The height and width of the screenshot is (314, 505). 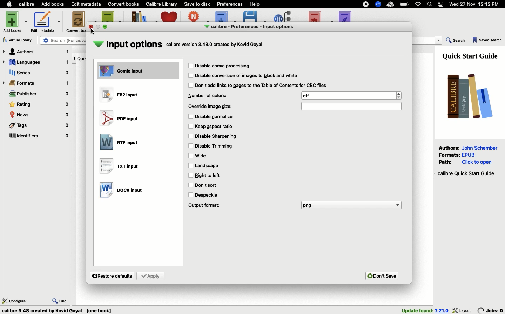 What do you see at coordinates (190, 195) in the screenshot?
I see `Checkbox` at bounding box center [190, 195].